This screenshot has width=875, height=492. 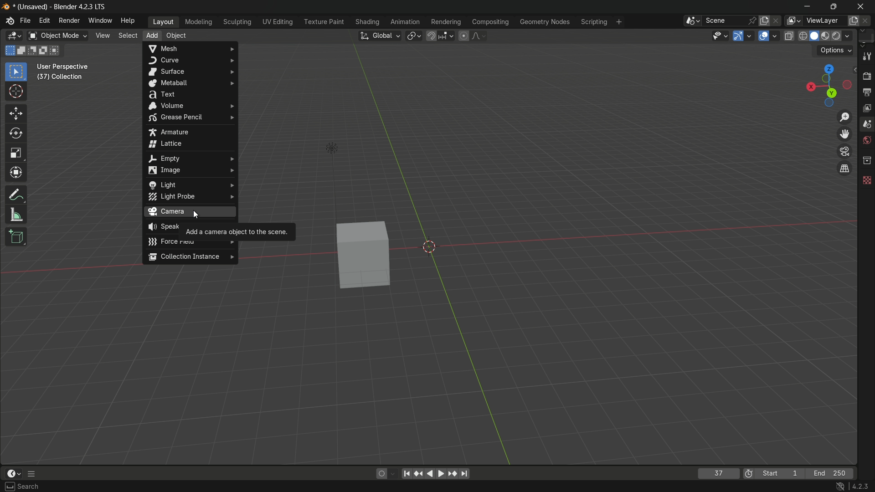 I want to click on grease pencil, so click(x=190, y=118).